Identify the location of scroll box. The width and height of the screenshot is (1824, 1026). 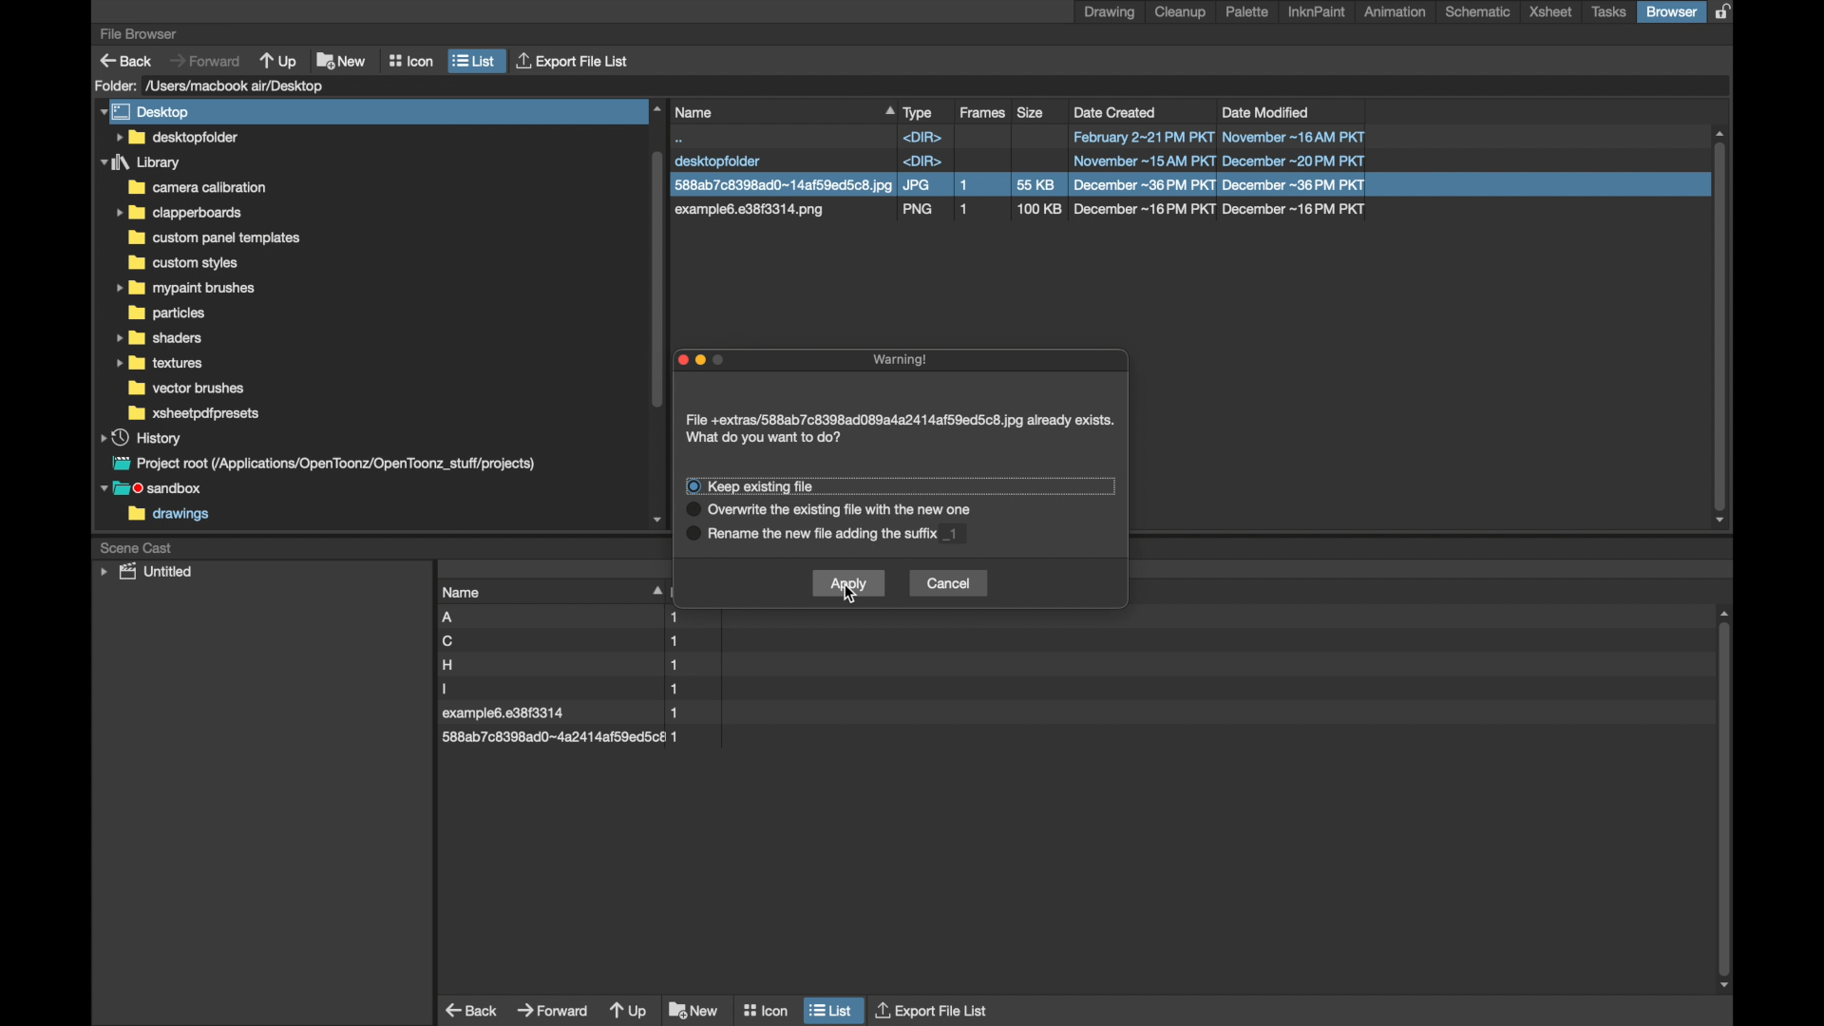
(1721, 328).